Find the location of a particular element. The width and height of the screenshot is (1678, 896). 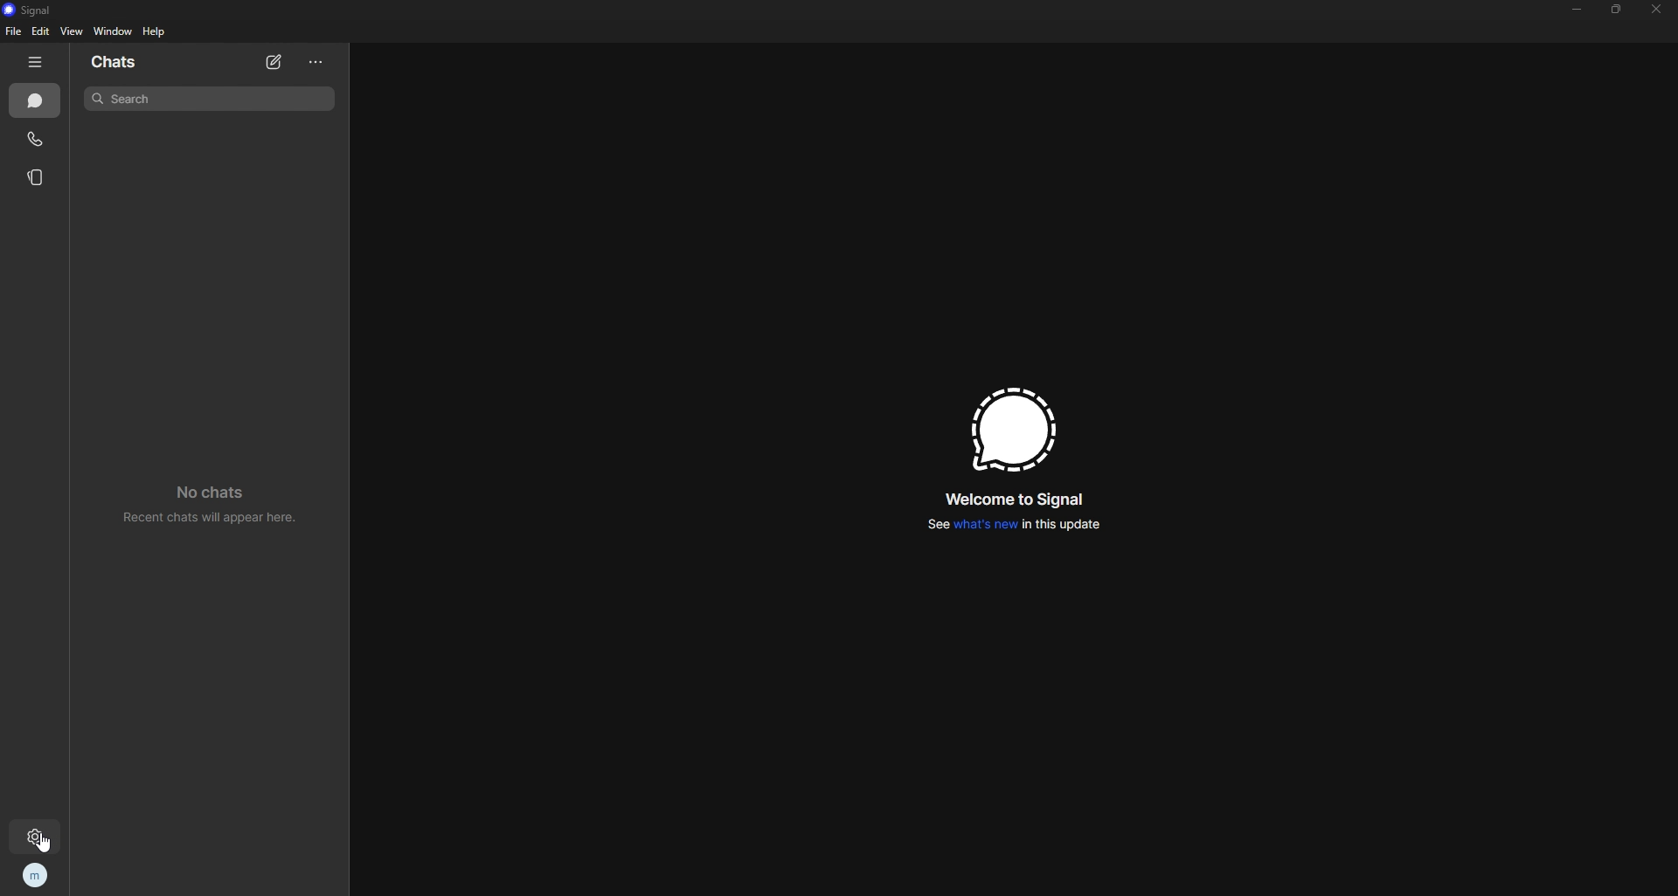

stories is located at coordinates (38, 178).